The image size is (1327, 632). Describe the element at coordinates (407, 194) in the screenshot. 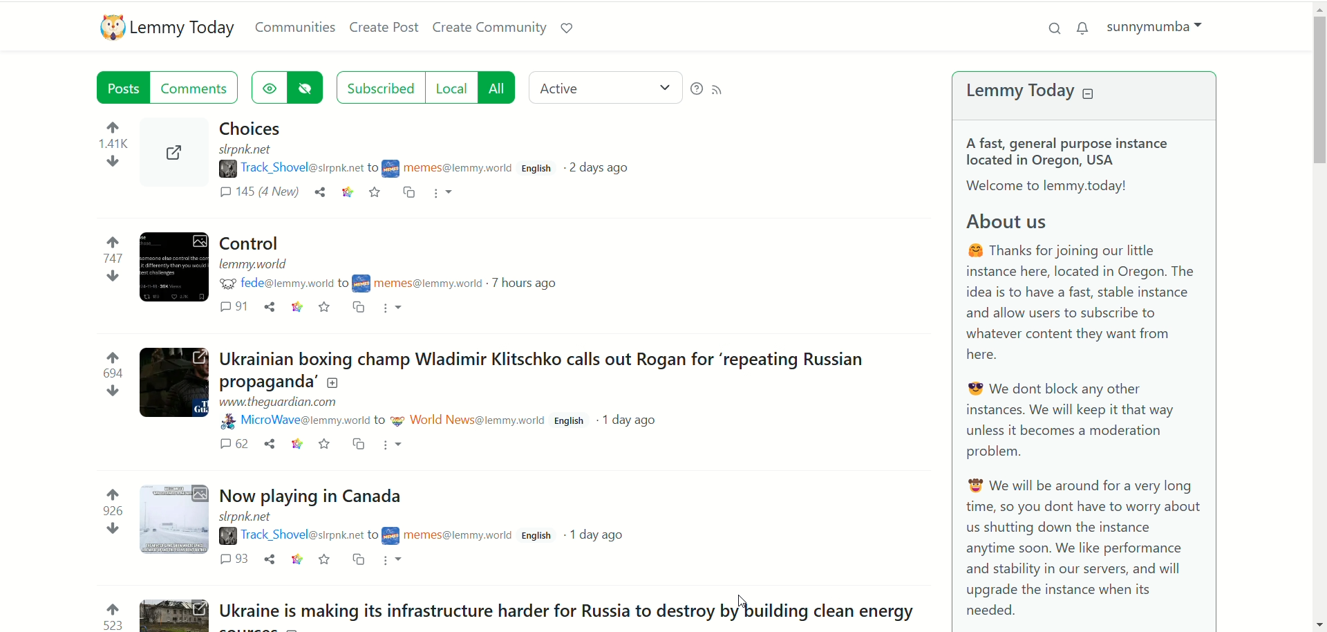

I see `cross post` at that location.